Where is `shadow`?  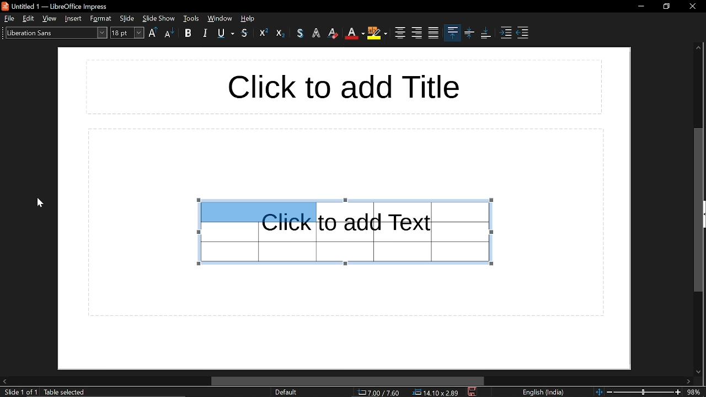
shadow is located at coordinates (300, 33).